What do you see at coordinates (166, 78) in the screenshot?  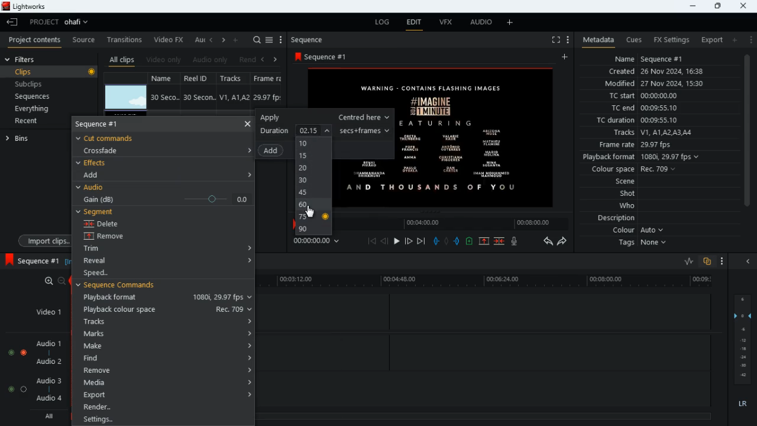 I see `name` at bounding box center [166, 78].